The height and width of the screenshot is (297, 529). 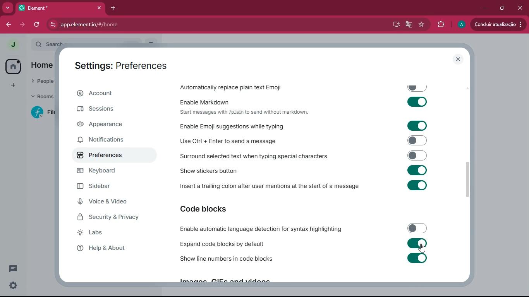 I want to click on extensions, so click(x=439, y=24).